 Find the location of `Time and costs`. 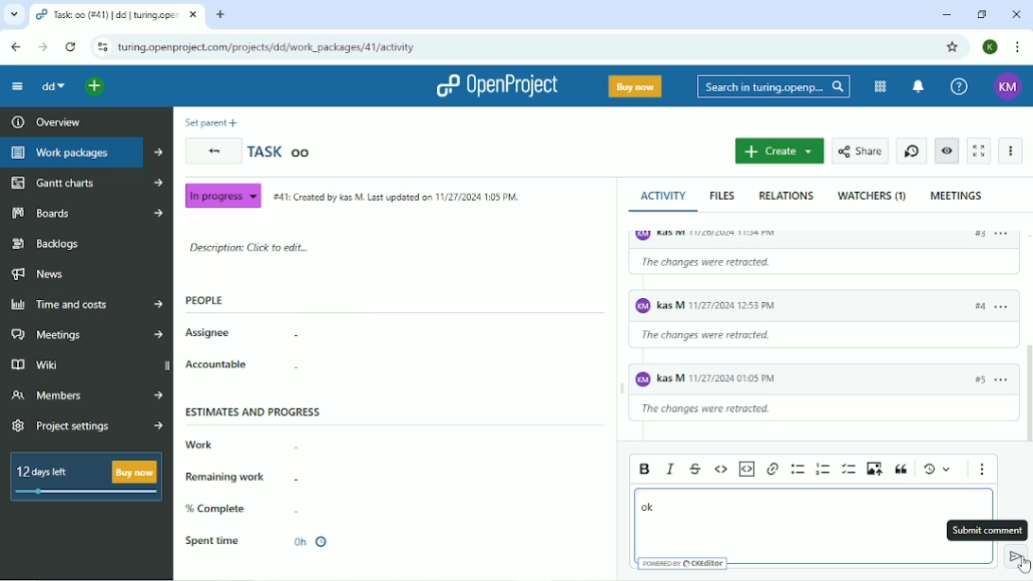

Time and costs is located at coordinates (85, 304).